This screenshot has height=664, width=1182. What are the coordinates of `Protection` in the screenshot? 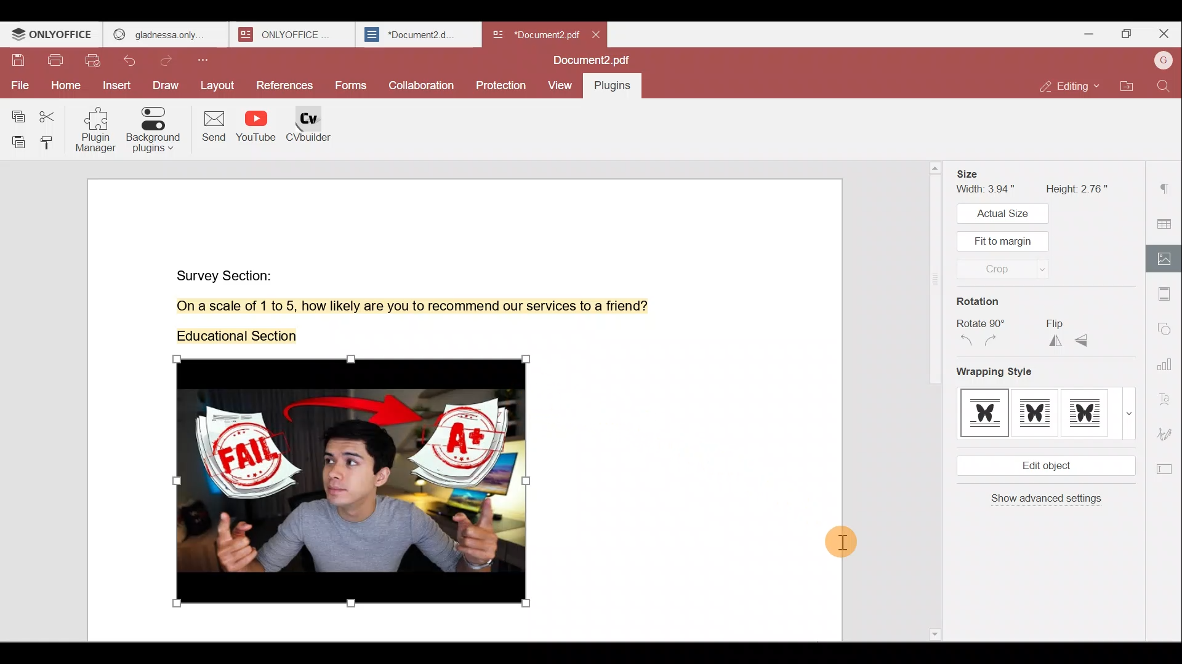 It's located at (504, 82).